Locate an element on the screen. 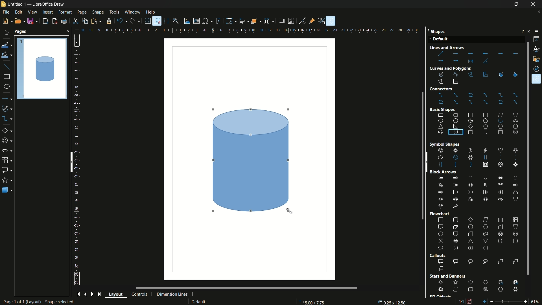 This screenshot has width=542, height=305. Callouts is located at coordinates (437, 256).